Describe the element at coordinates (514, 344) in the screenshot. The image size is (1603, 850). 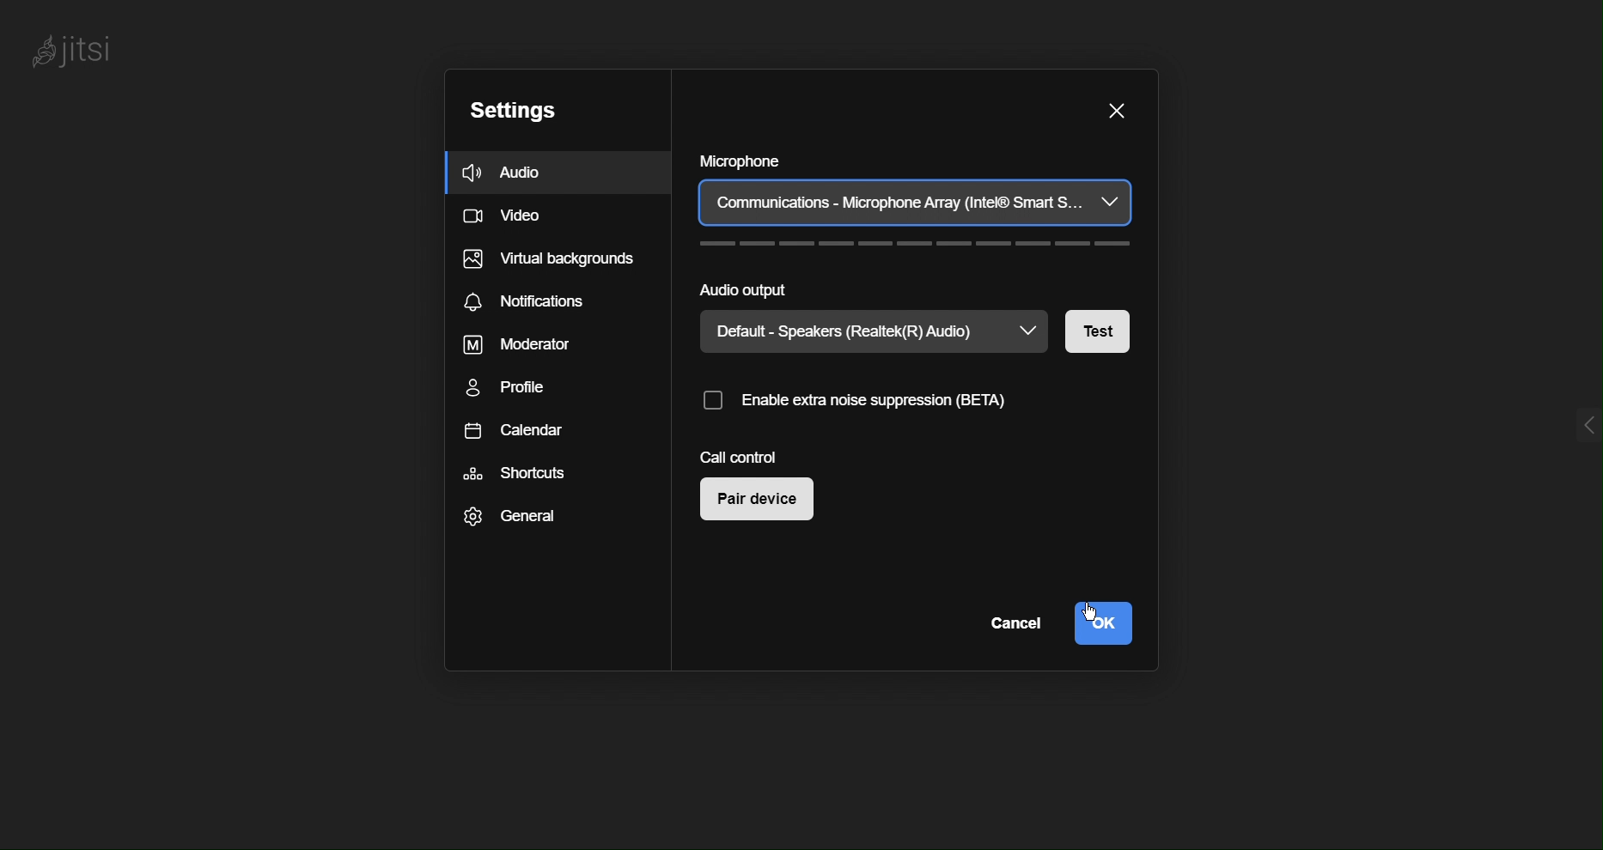
I see `Moderator` at that location.